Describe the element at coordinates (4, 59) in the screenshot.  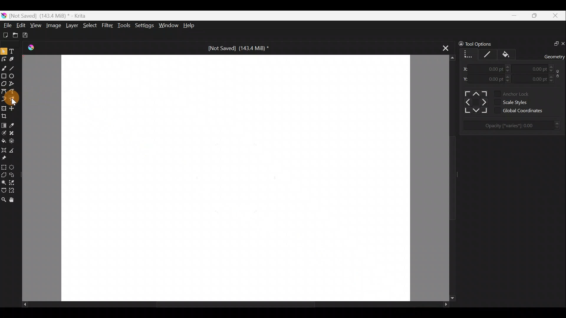
I see `Edit shapes tool` at that location.